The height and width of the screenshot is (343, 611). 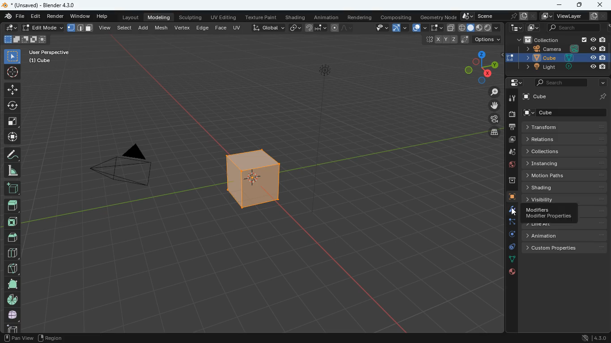 What do you see at coordinates (559, 49) in the screenshot?
I see `camera` at bounding box center [559, 49].